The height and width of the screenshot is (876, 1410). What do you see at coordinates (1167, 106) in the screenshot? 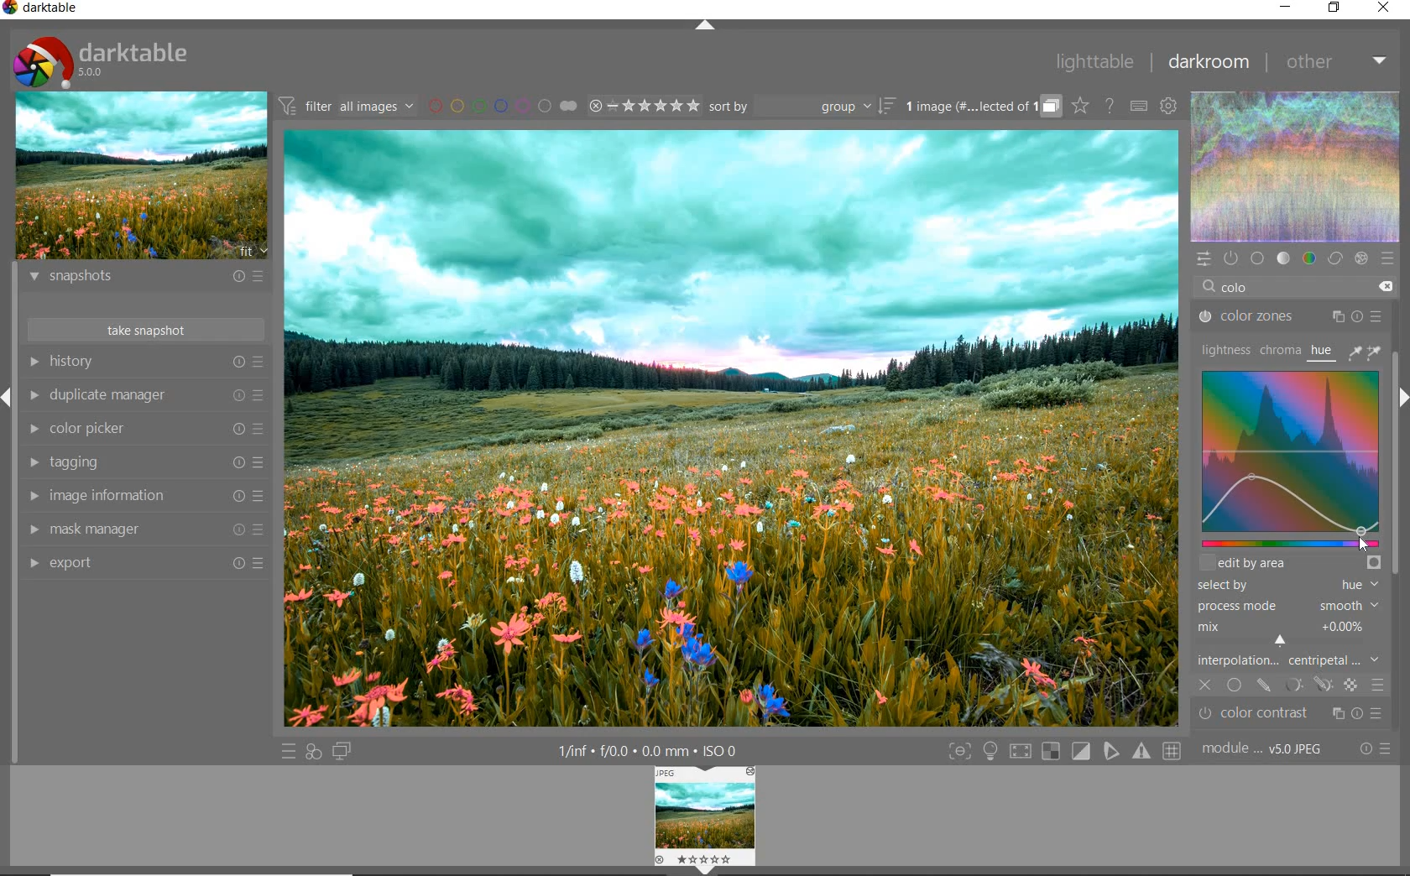
I see `show global preferences` at bounding box center [1167, 106].